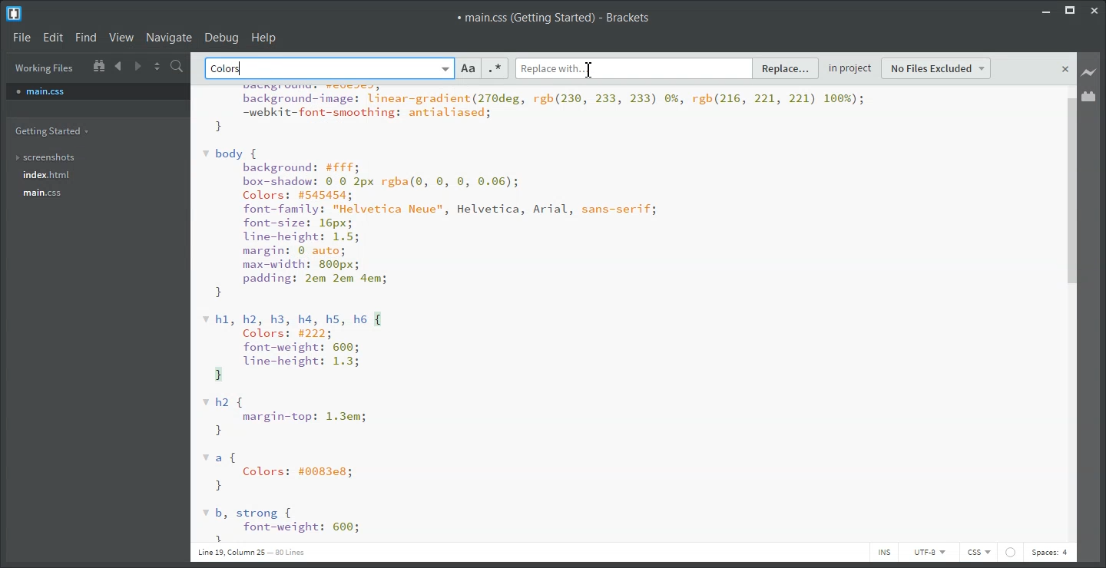  Describe the element at coordinates (566, 96) in the screenshot. I see `` at that location.